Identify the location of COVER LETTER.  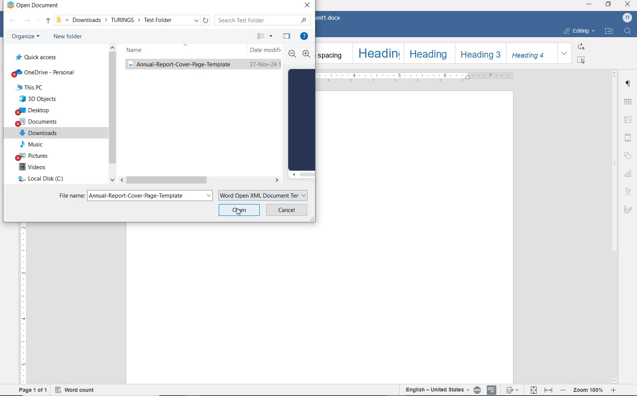
(203, 64).